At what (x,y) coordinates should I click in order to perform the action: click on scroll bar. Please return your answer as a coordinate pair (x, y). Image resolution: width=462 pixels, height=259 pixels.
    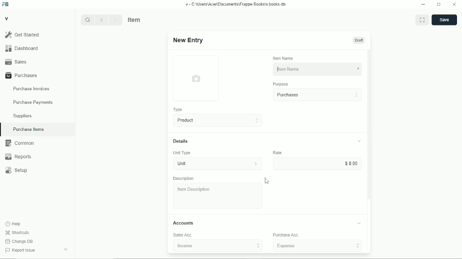
    Looking at the image, I should click on (369, 151).